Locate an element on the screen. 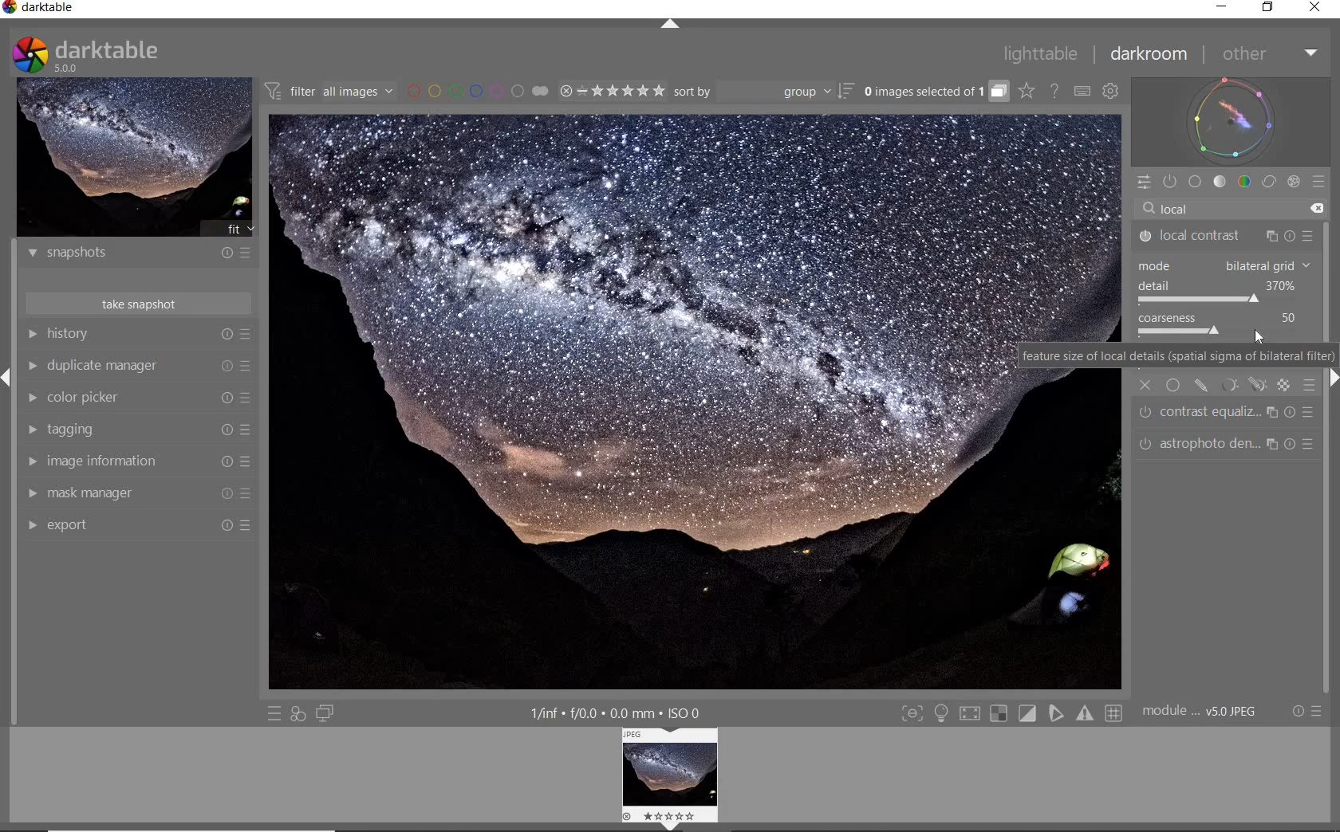  clear is located at coordinates (1319, 206).